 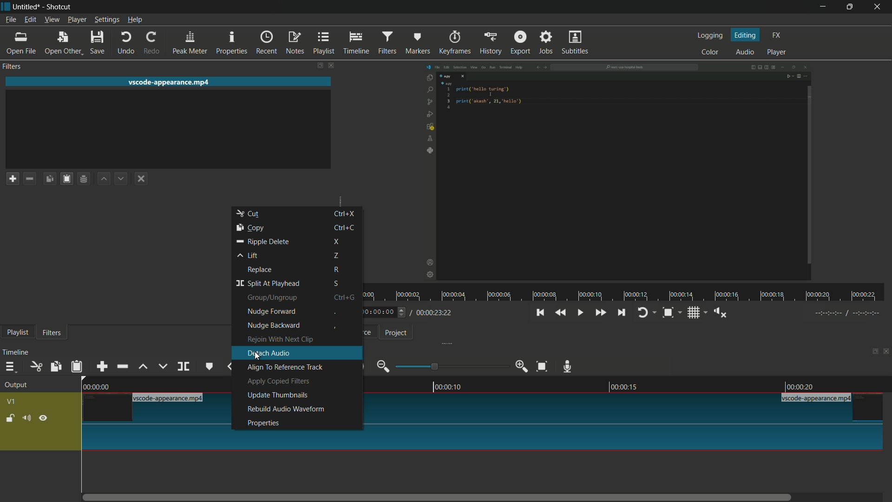 I want to click on mute, so click(x=26, y=418).